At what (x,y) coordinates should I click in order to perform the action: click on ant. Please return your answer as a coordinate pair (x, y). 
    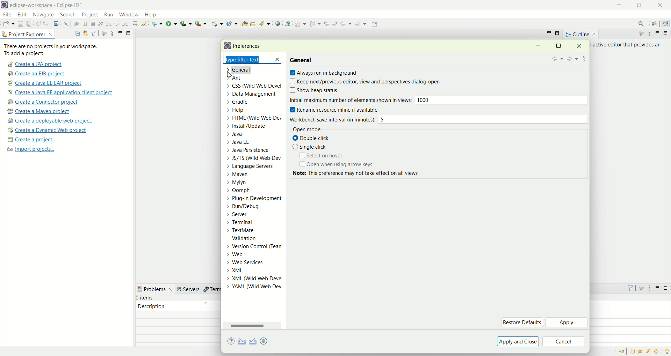
    Looking at the image, I should click on (251, 78).